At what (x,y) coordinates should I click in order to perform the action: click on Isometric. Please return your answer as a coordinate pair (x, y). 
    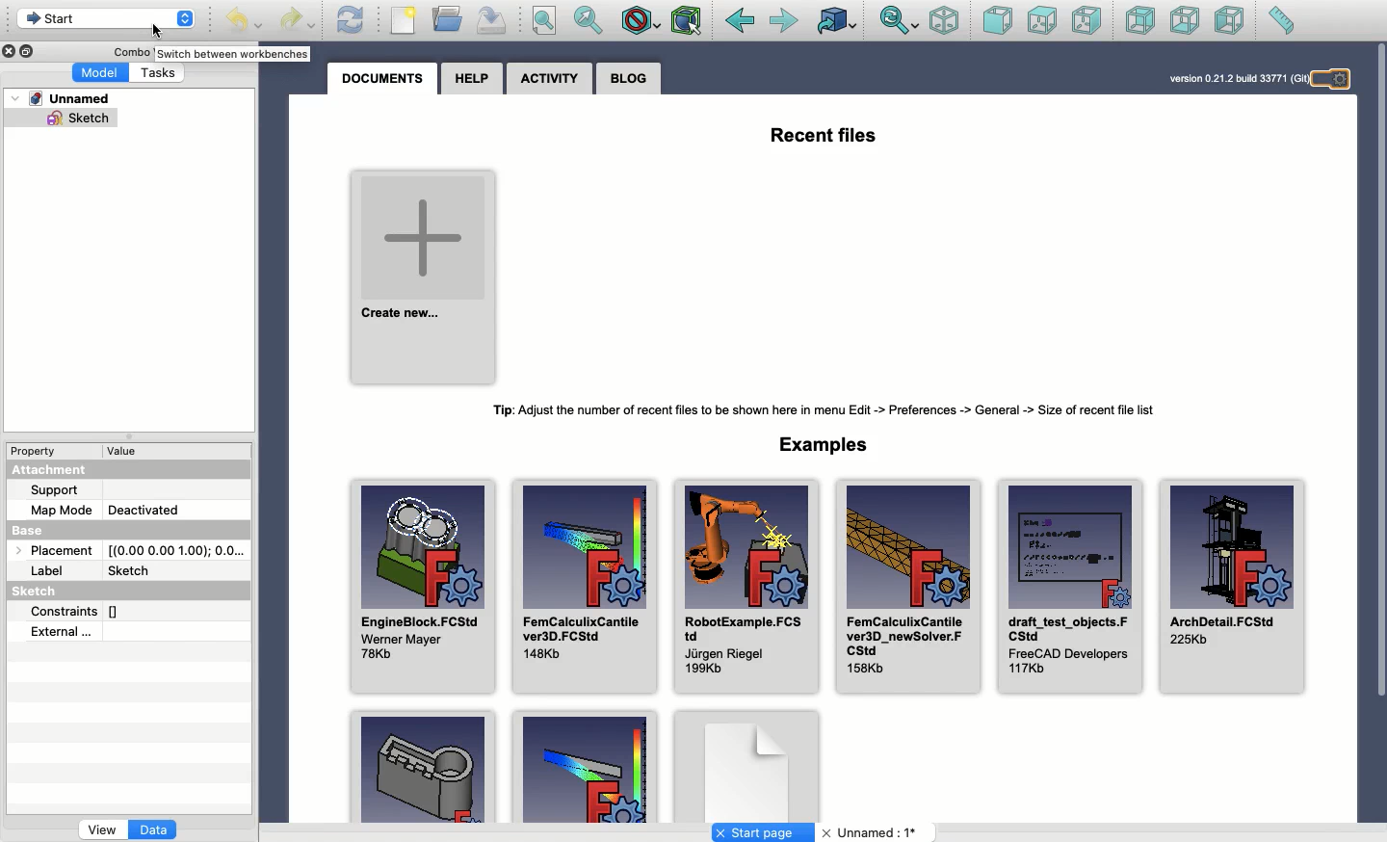
    Looking at the image, I should click on (945, 20).